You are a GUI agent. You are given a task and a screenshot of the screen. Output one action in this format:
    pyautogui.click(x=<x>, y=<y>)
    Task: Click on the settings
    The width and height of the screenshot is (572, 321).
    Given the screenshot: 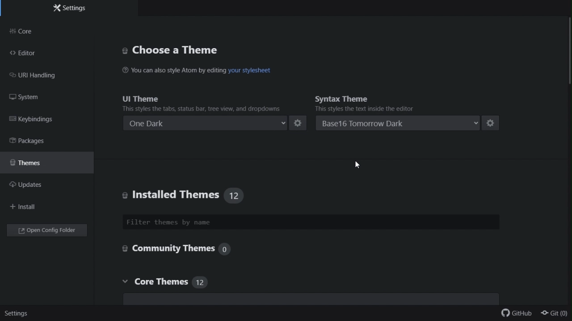 What is the action you would take?
    pyautogui.click(x=19, y=315)
    